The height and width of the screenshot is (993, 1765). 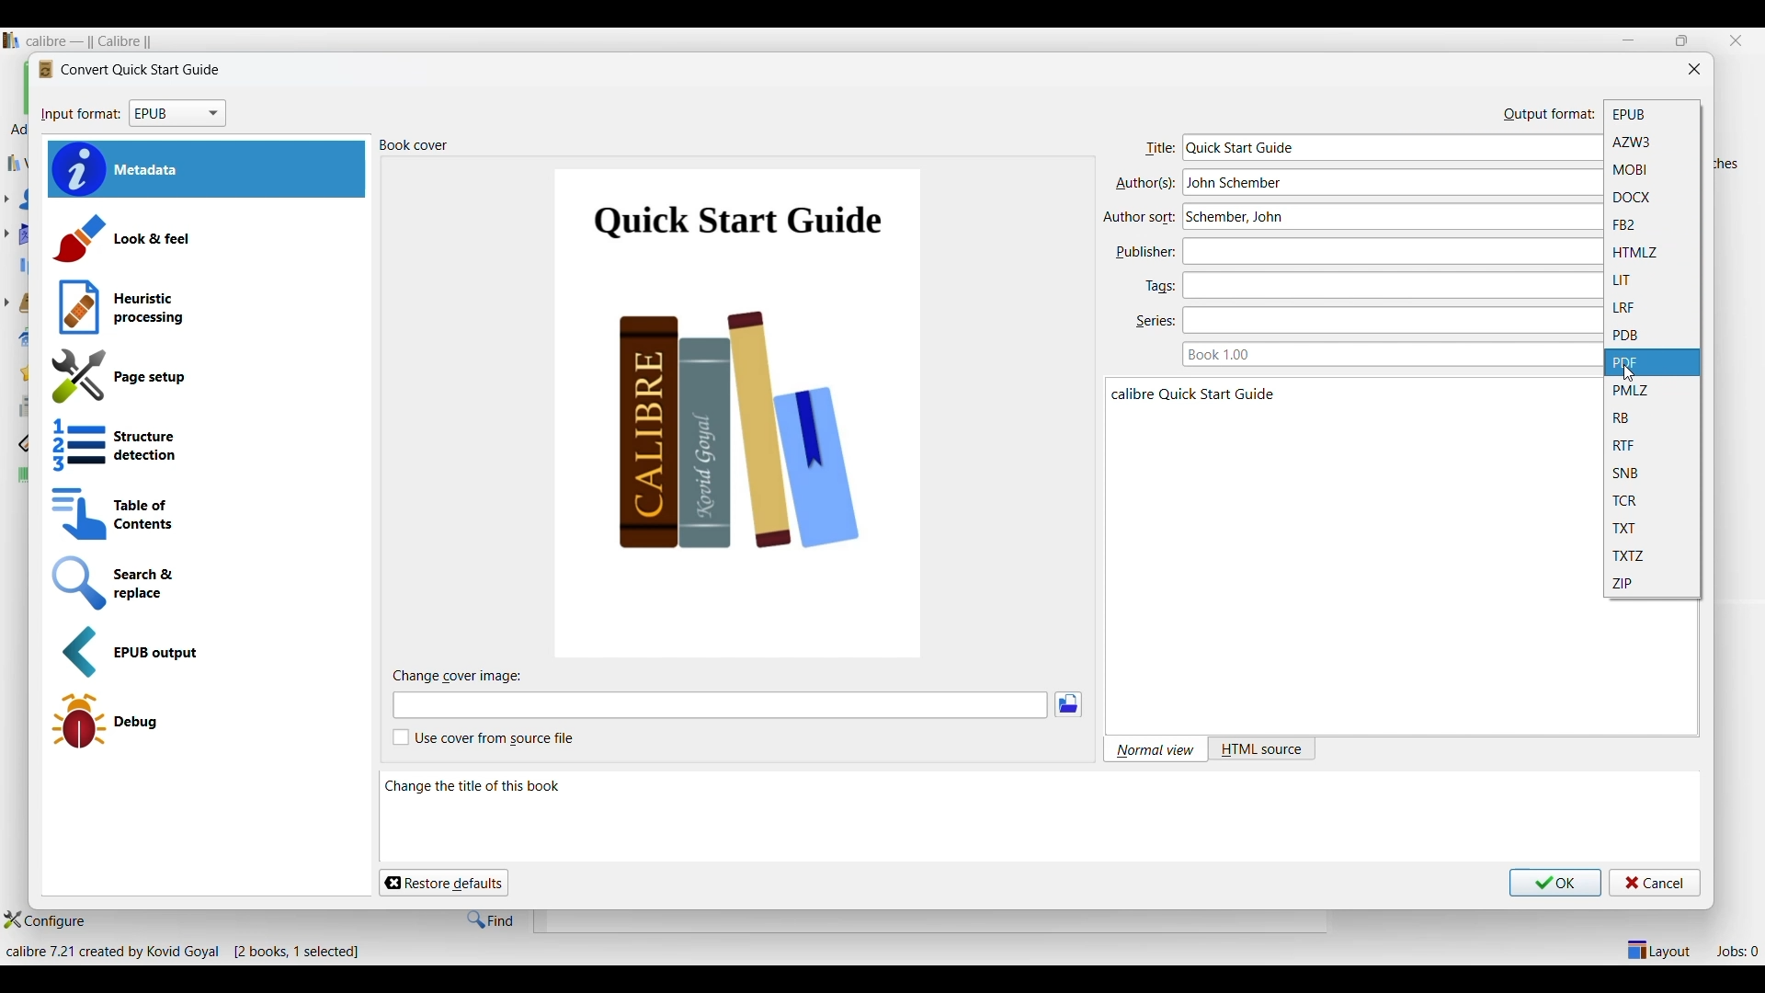 What do you see at coordinates (1038, 819) in the screenshot?
I see `Description of current selection` at bounding box center [1038, 819].